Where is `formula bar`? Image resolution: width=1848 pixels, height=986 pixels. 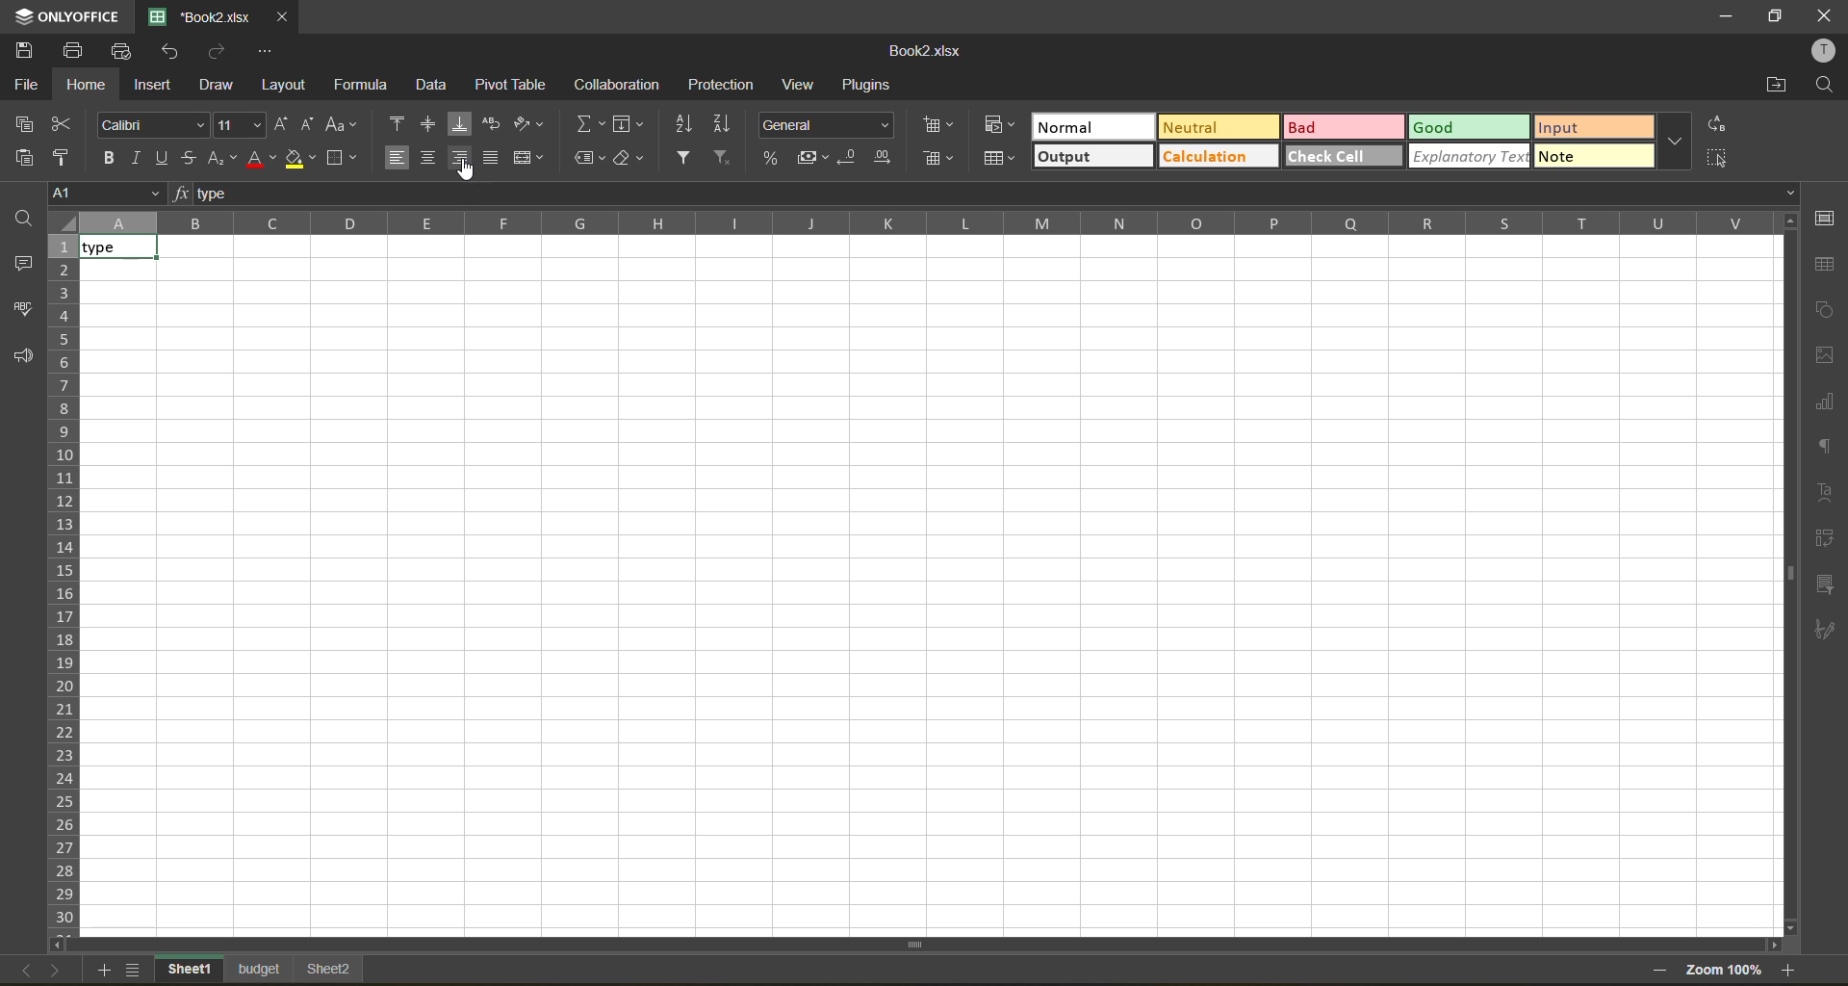
formula bar is located at coordinates (999, 195).